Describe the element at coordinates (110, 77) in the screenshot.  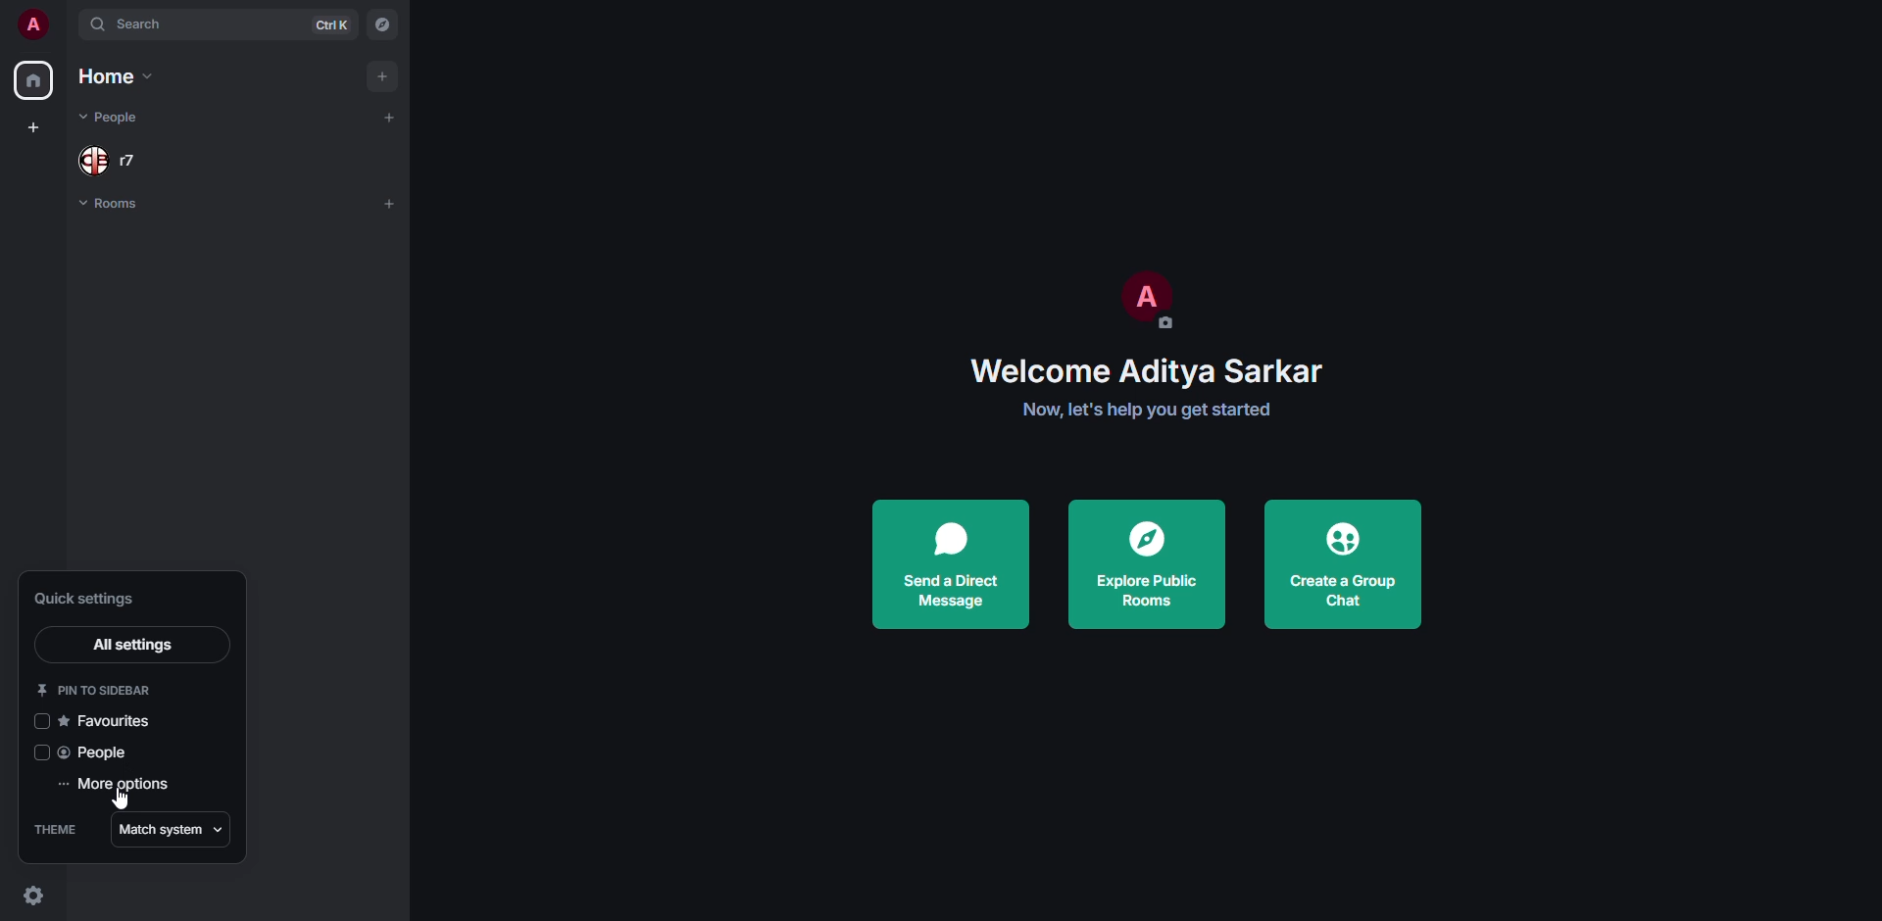
I see `home` at that location.